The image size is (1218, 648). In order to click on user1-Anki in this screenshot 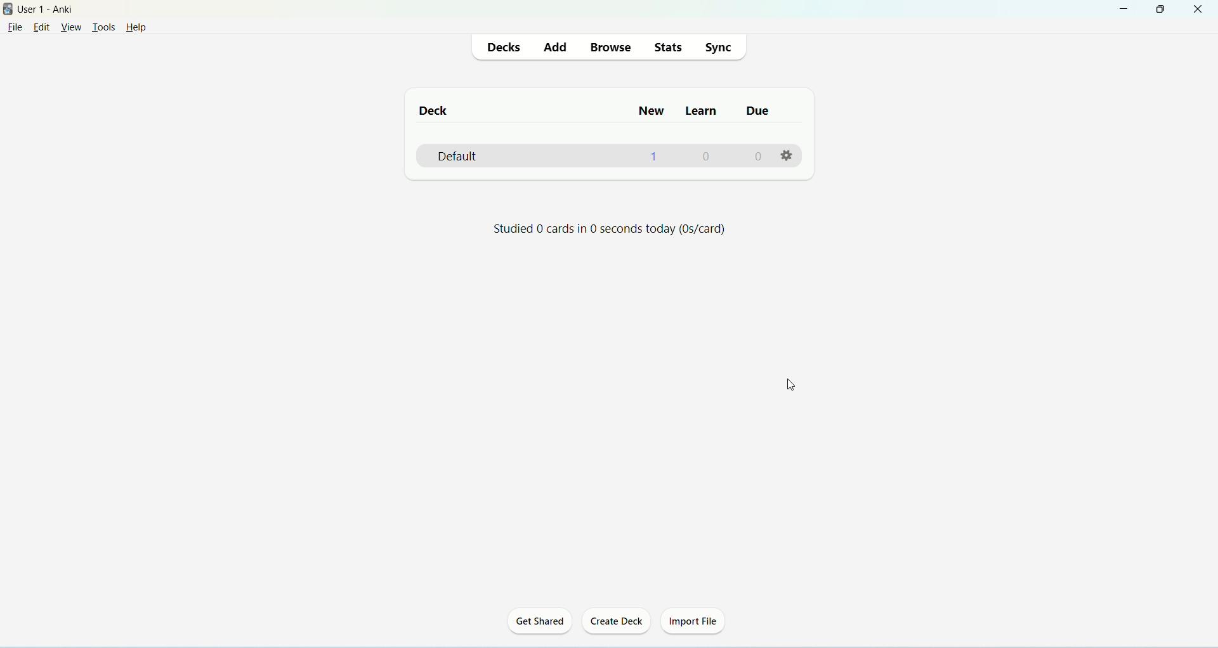, I will do `click(49, 10)`.